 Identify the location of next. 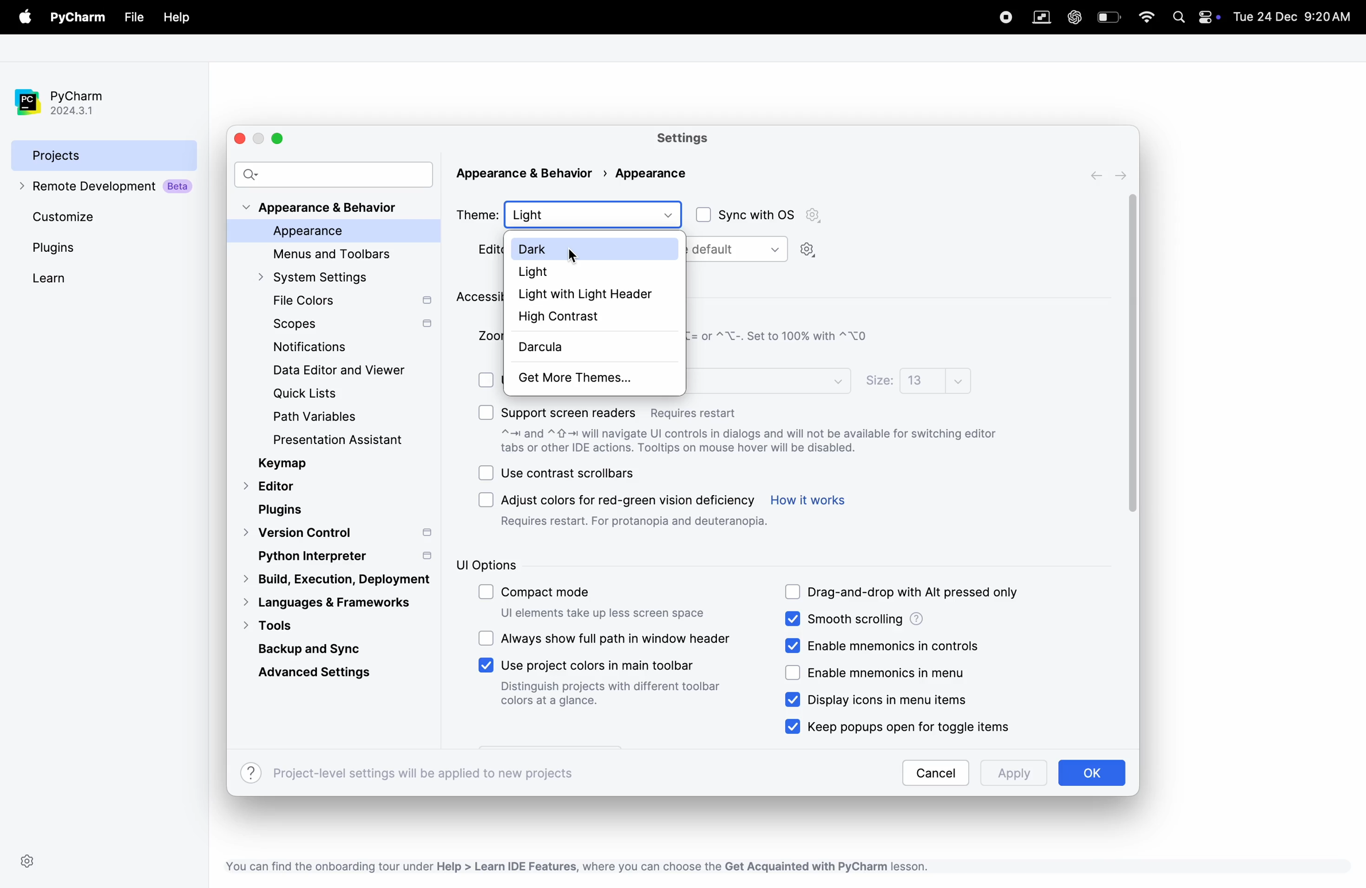
(1123, 175).